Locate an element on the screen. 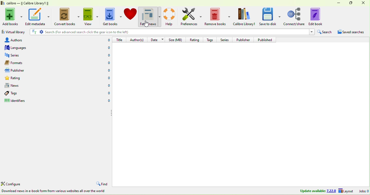  minimize is located at coordinates (340, 3).